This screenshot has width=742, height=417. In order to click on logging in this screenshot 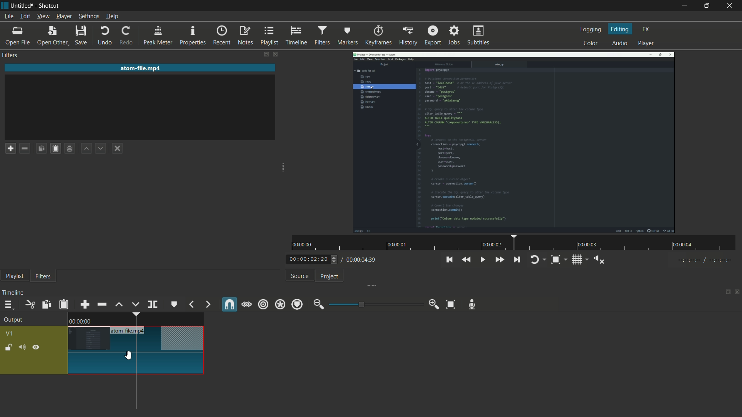, I will do `click(591, 30)`.